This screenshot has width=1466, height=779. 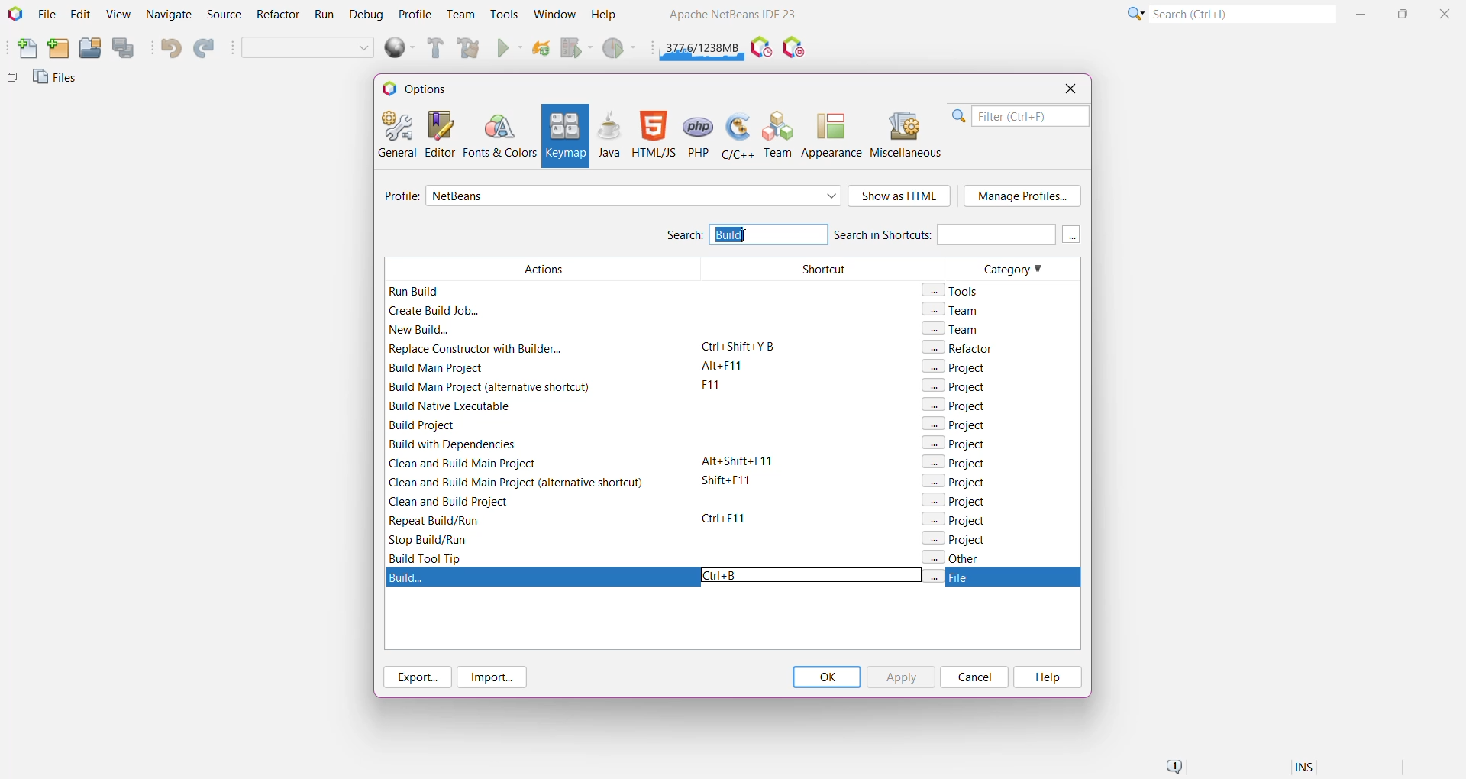 I want to click on Pause I/O Checks, so click(x=795, y=48).